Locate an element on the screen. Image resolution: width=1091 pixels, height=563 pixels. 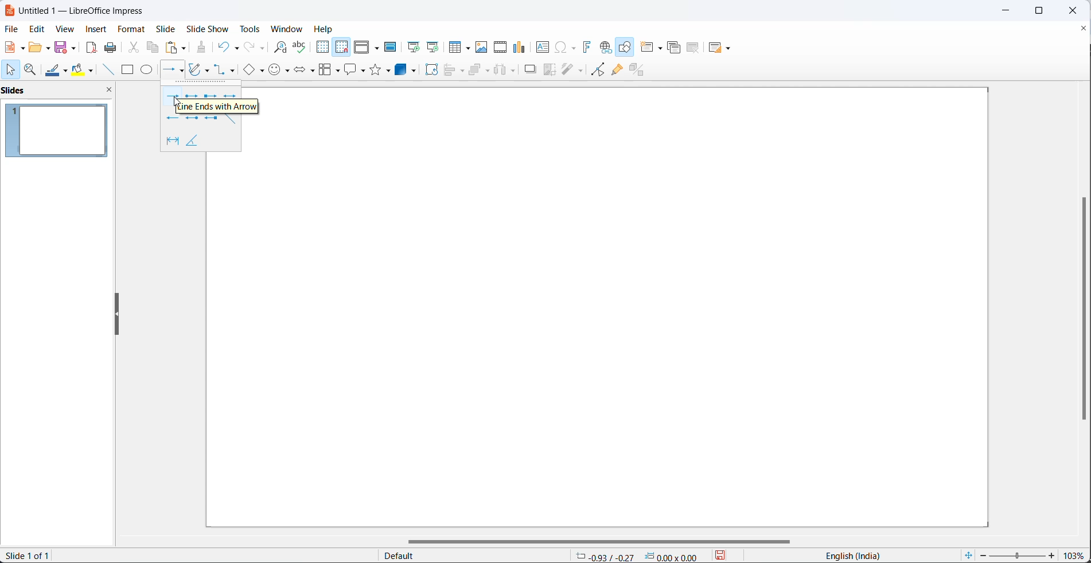
slide layout is located at coordinates (720, 48).